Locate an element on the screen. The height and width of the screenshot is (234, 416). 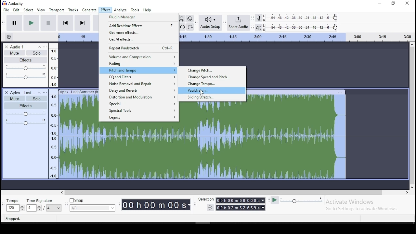
sliding stretch is located at coordinates (212, 98).